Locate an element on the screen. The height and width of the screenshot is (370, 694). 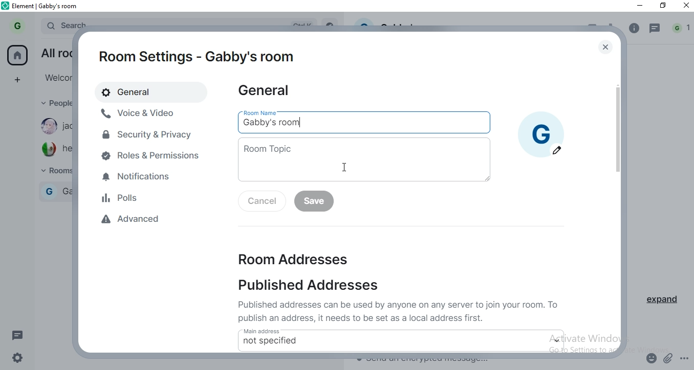
attachment is located at coordinates (669, 358).